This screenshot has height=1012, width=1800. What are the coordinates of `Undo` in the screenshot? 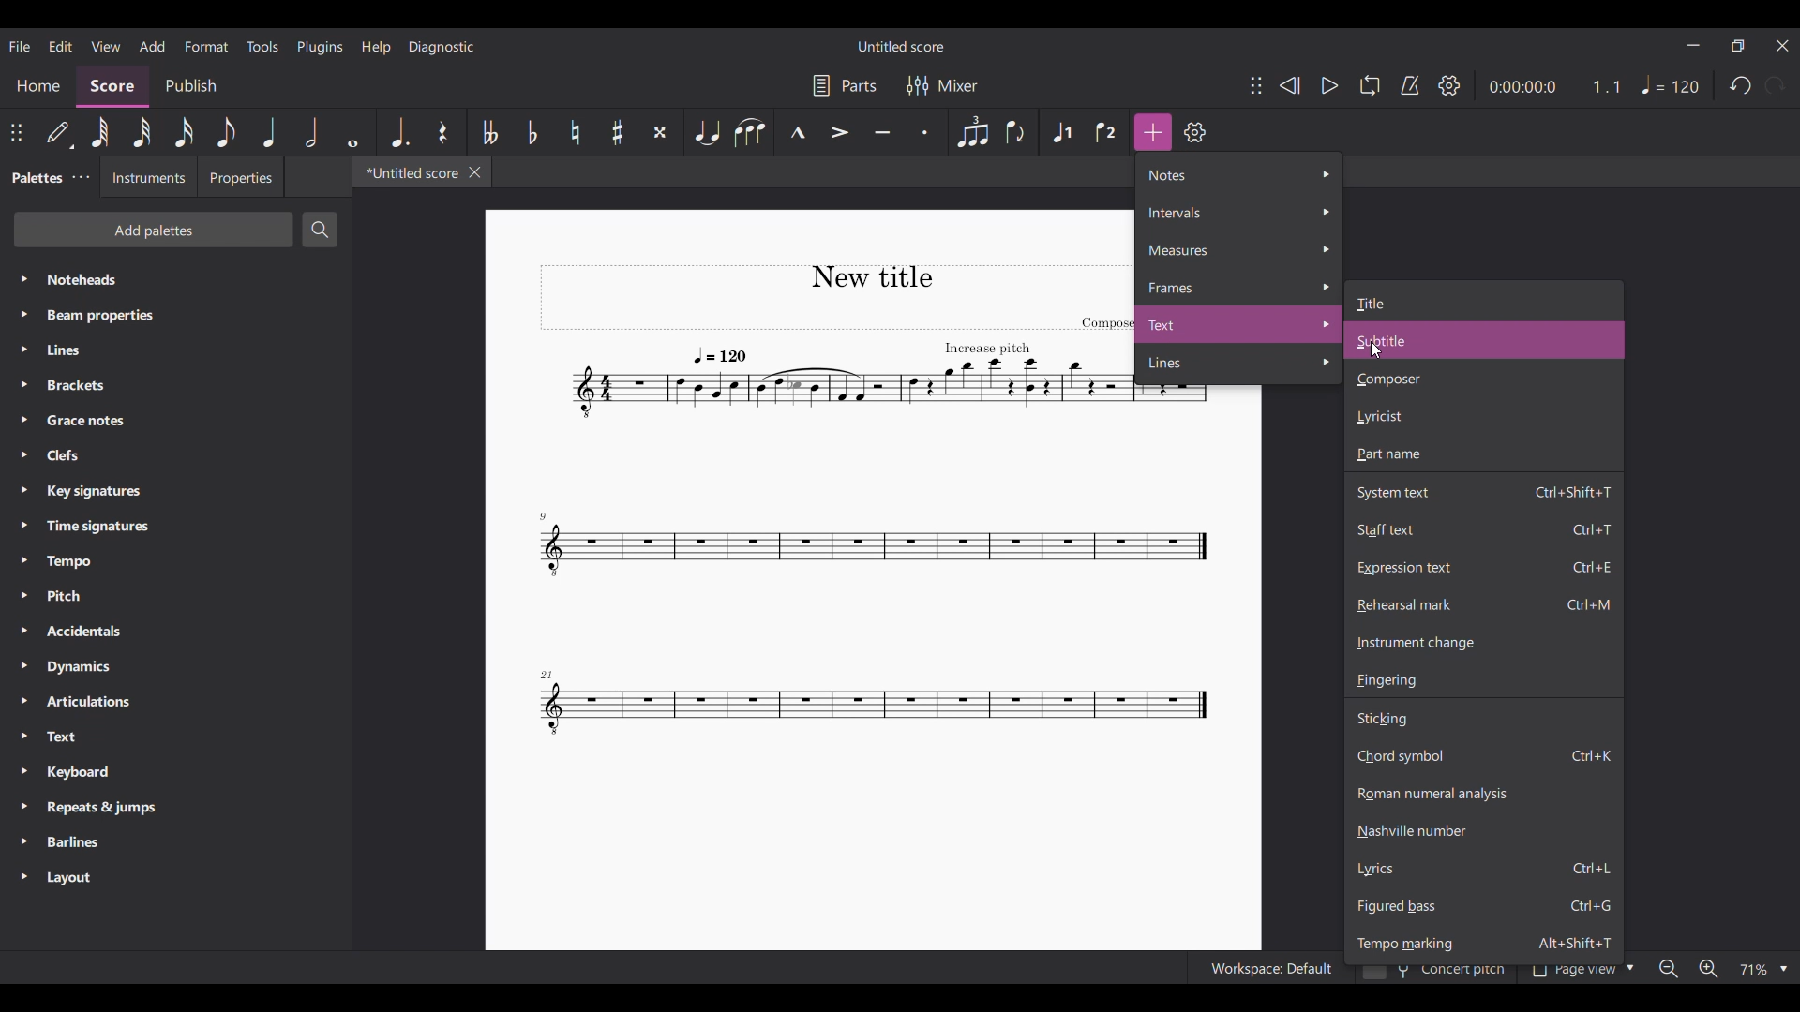 It's located at (1739, 85).